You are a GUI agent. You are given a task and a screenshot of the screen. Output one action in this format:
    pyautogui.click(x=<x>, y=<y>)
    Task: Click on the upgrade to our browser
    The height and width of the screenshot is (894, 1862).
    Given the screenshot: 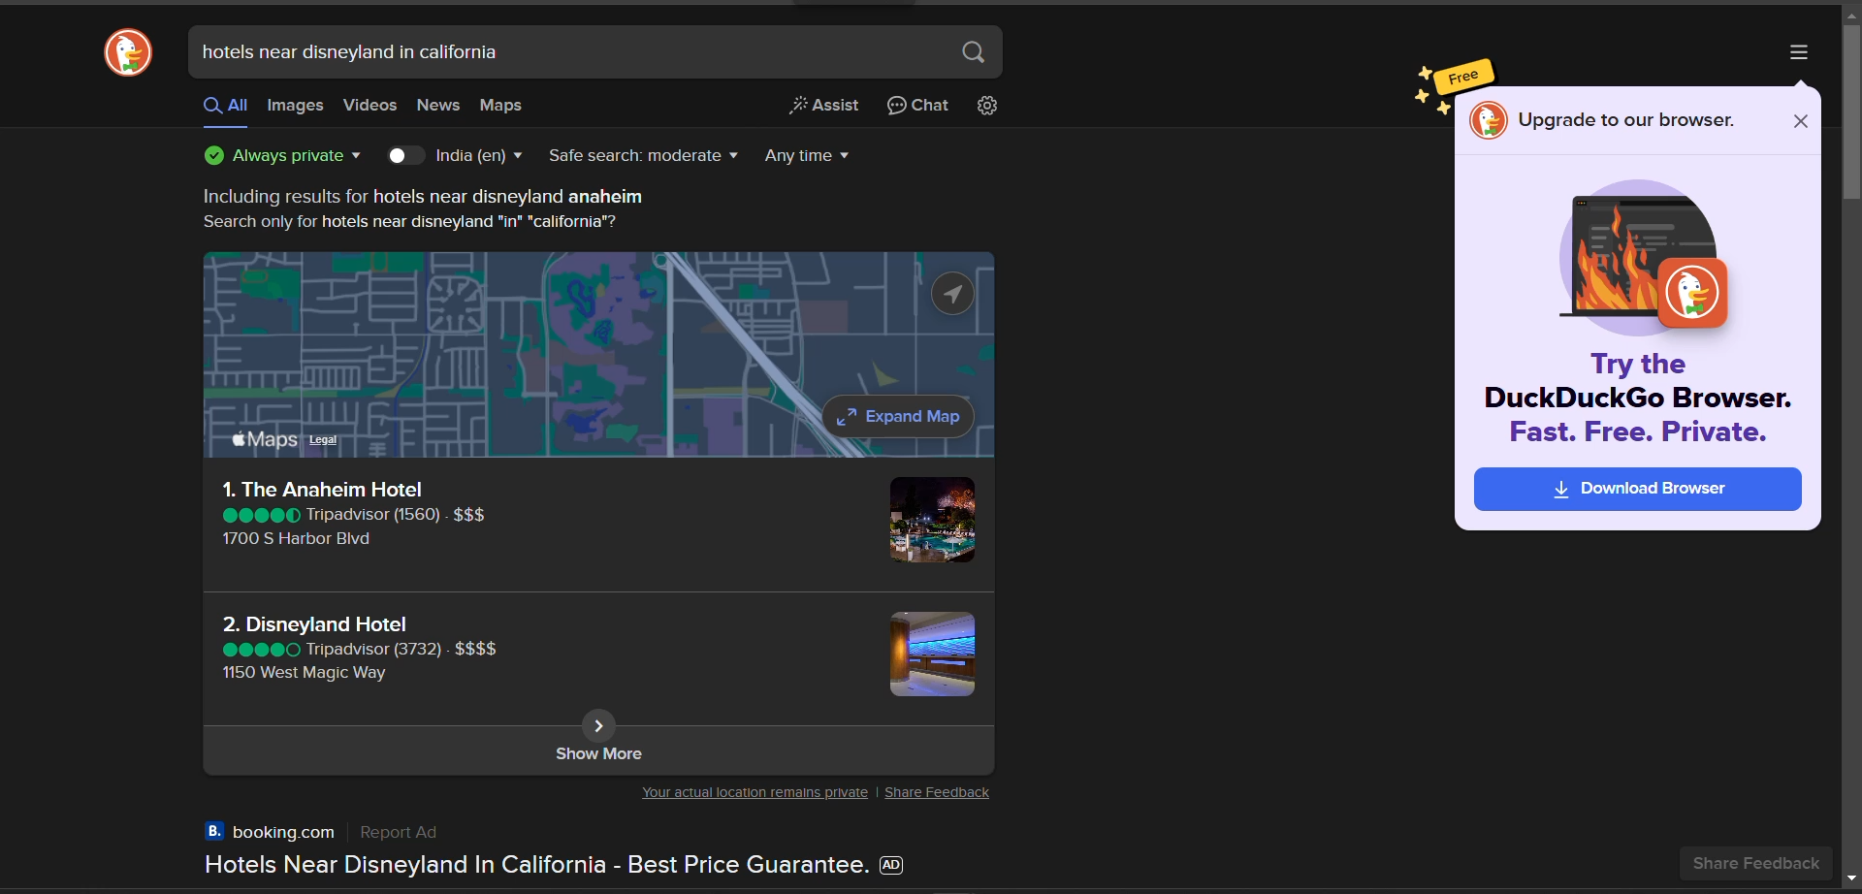 What is the action you would take?
    pyautogui.click(x=1627, y=120)
    